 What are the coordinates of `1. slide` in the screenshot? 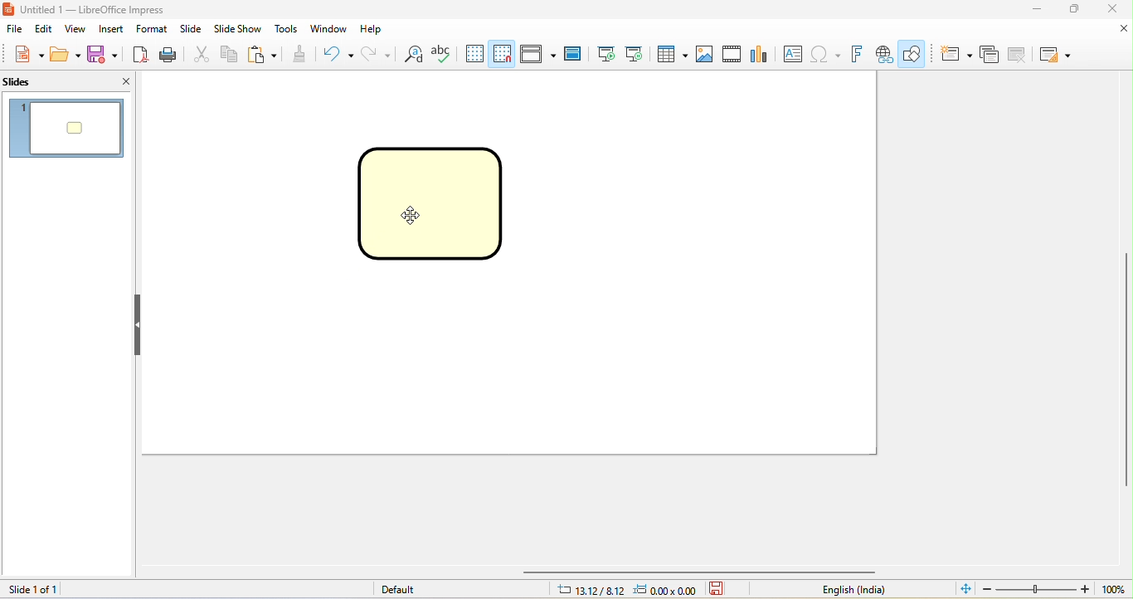 It's located at (66, 128).